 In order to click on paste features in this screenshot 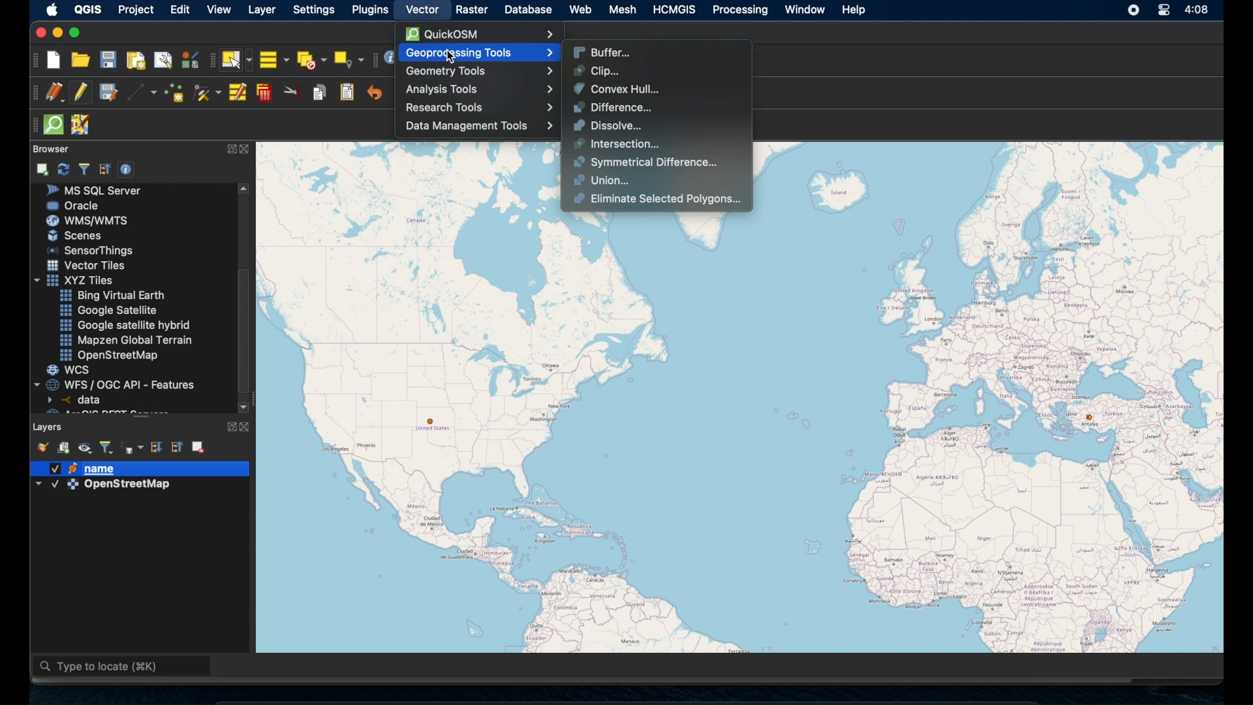, I will do `click(347, 91)`.